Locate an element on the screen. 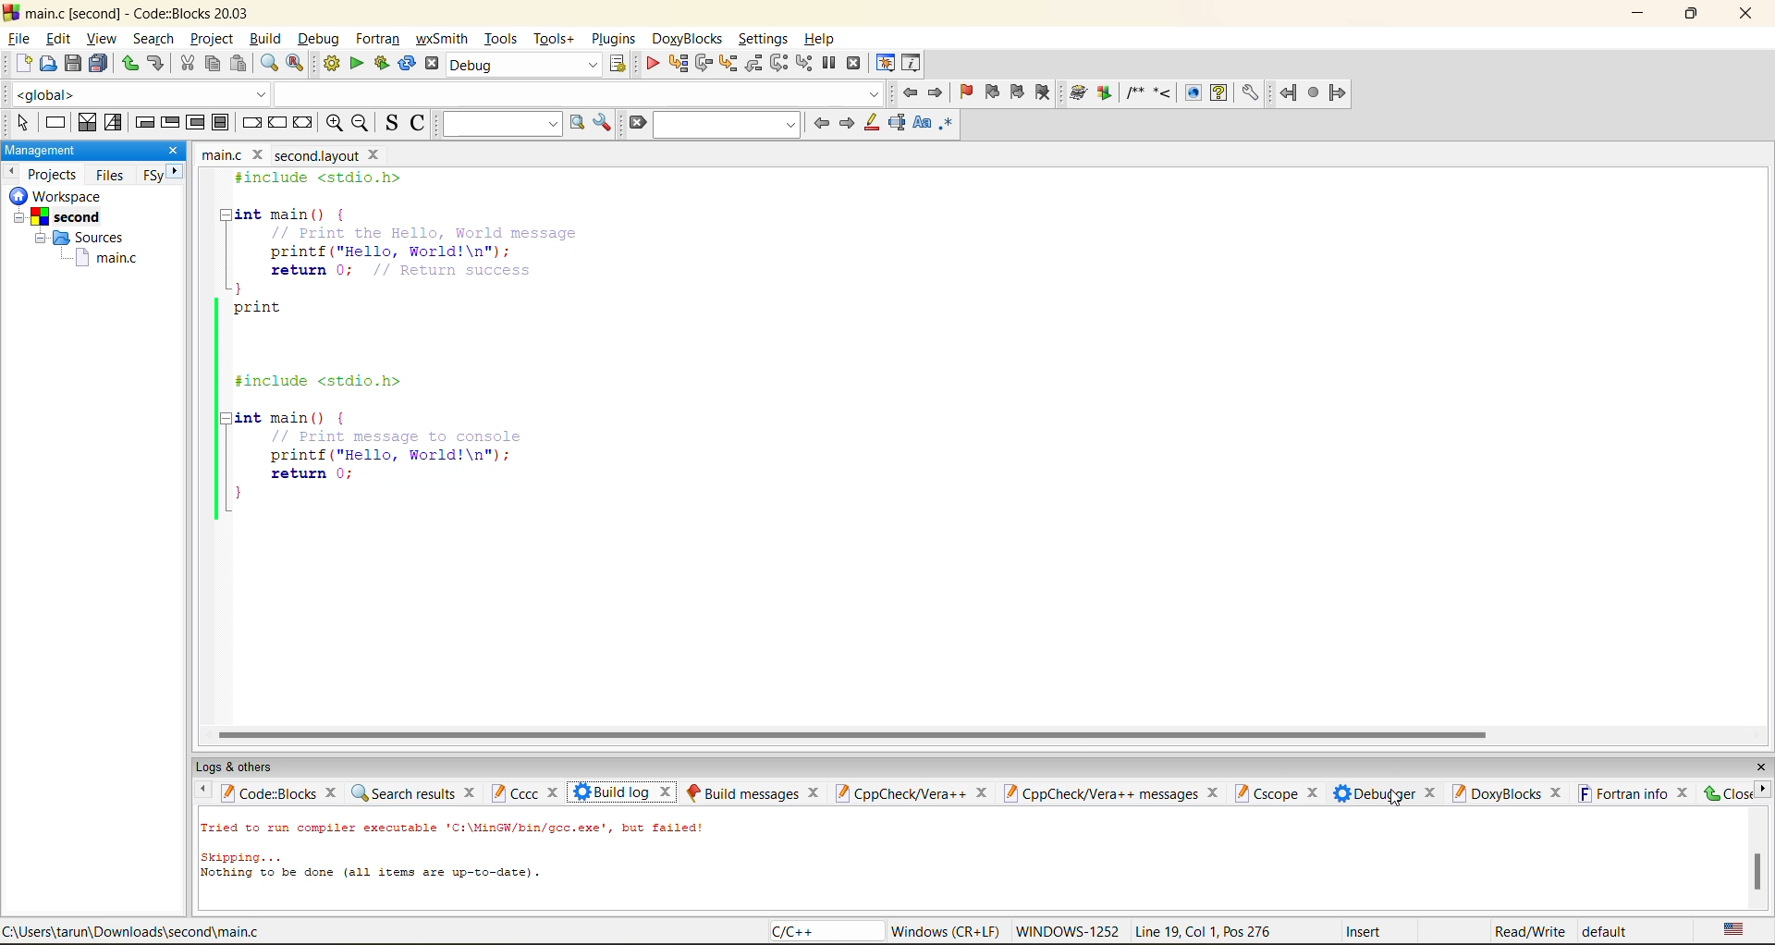 The width and height of the screenshot is (1775, 945). close is located at coordinates (1751, 17).